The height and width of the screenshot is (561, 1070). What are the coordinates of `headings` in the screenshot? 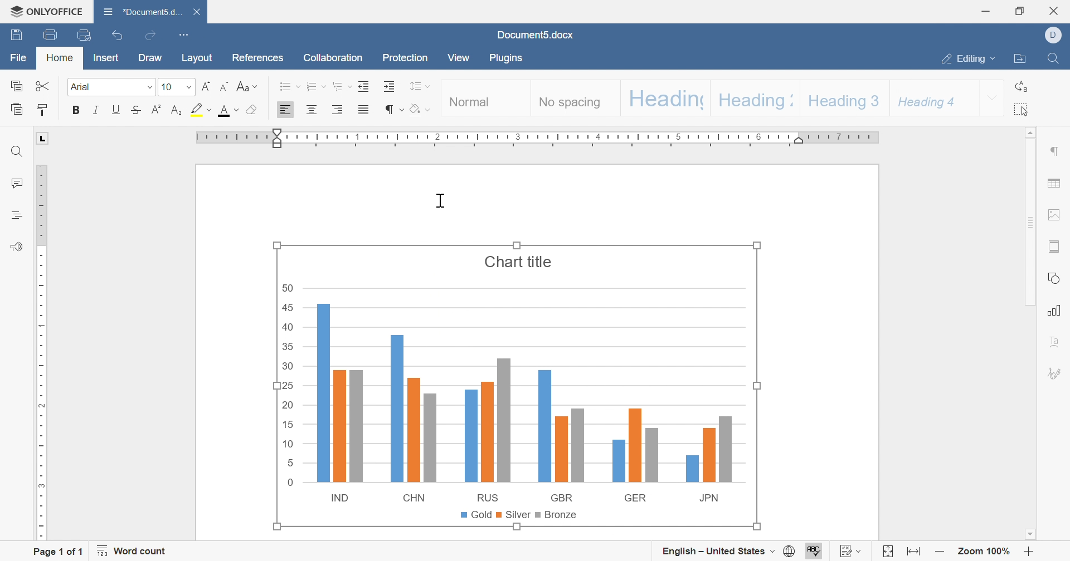 It's located at (17, 215).